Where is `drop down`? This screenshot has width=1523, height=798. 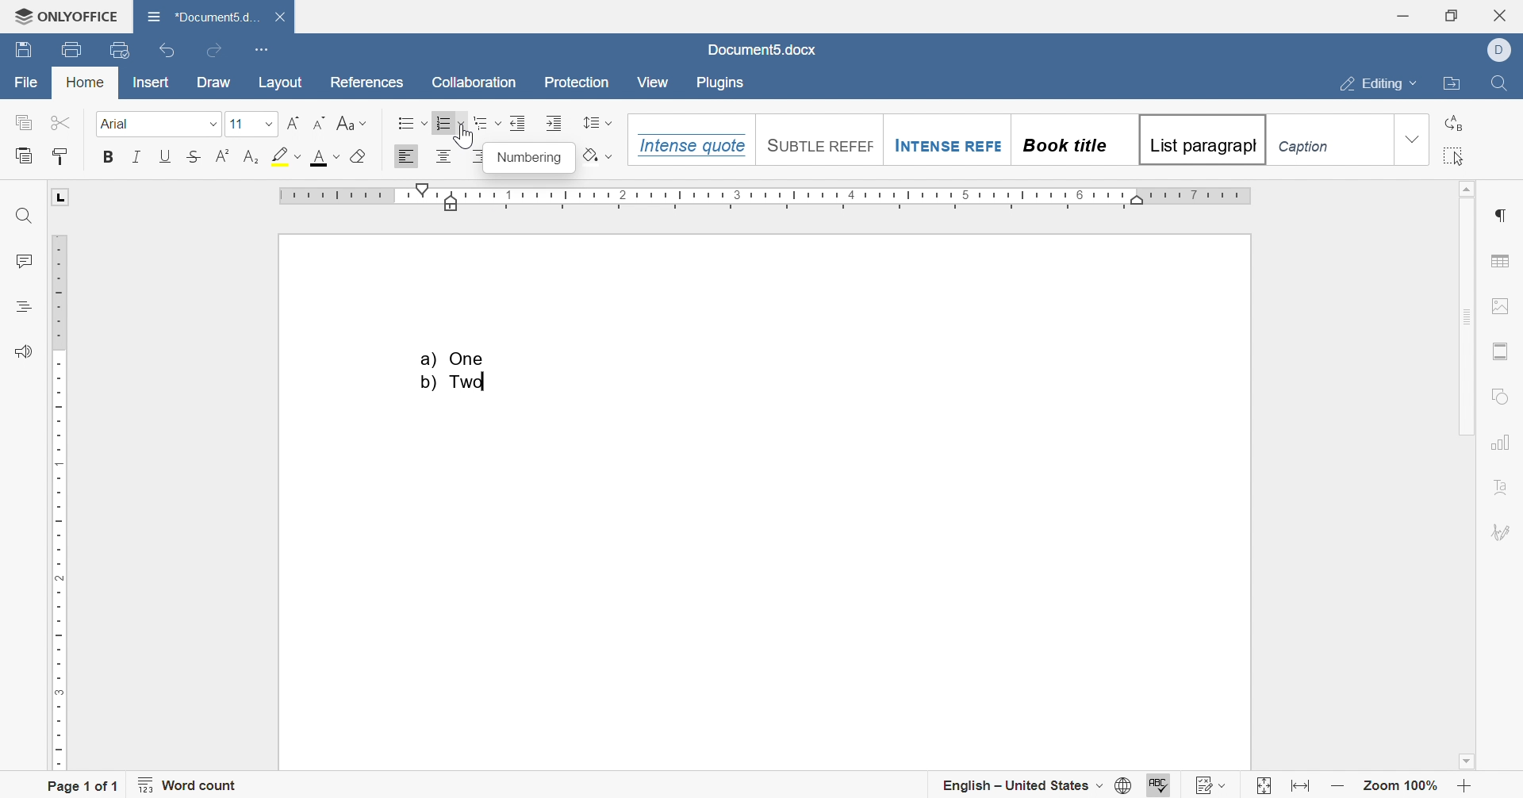 drop down is located at coordinates (269, 122).